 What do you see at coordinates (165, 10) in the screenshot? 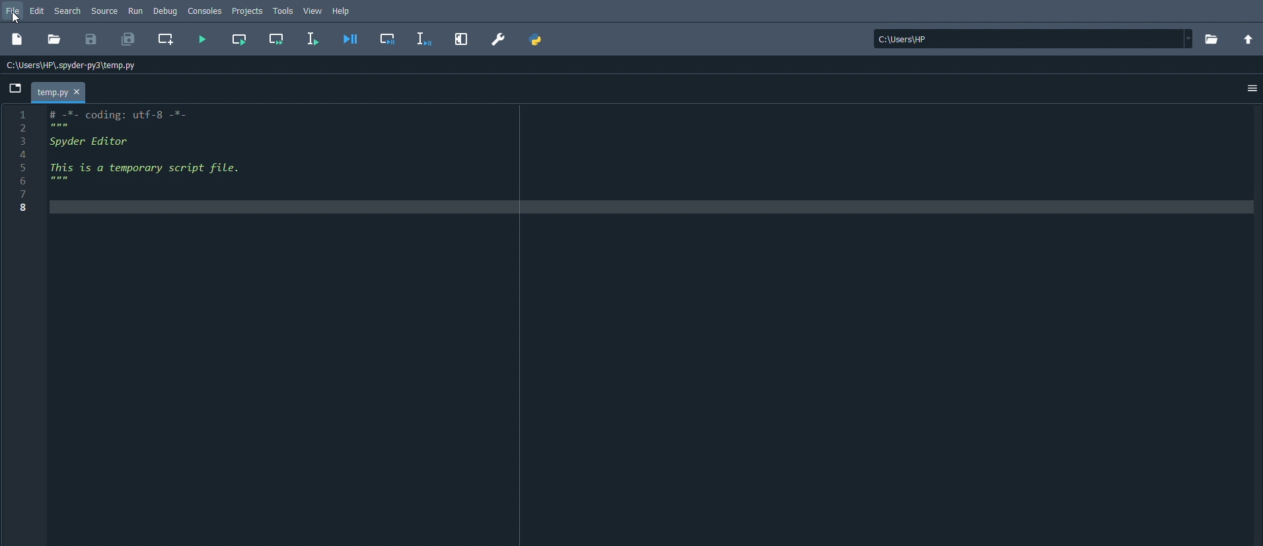
I see `Debug` at bounding box center [165, 10].